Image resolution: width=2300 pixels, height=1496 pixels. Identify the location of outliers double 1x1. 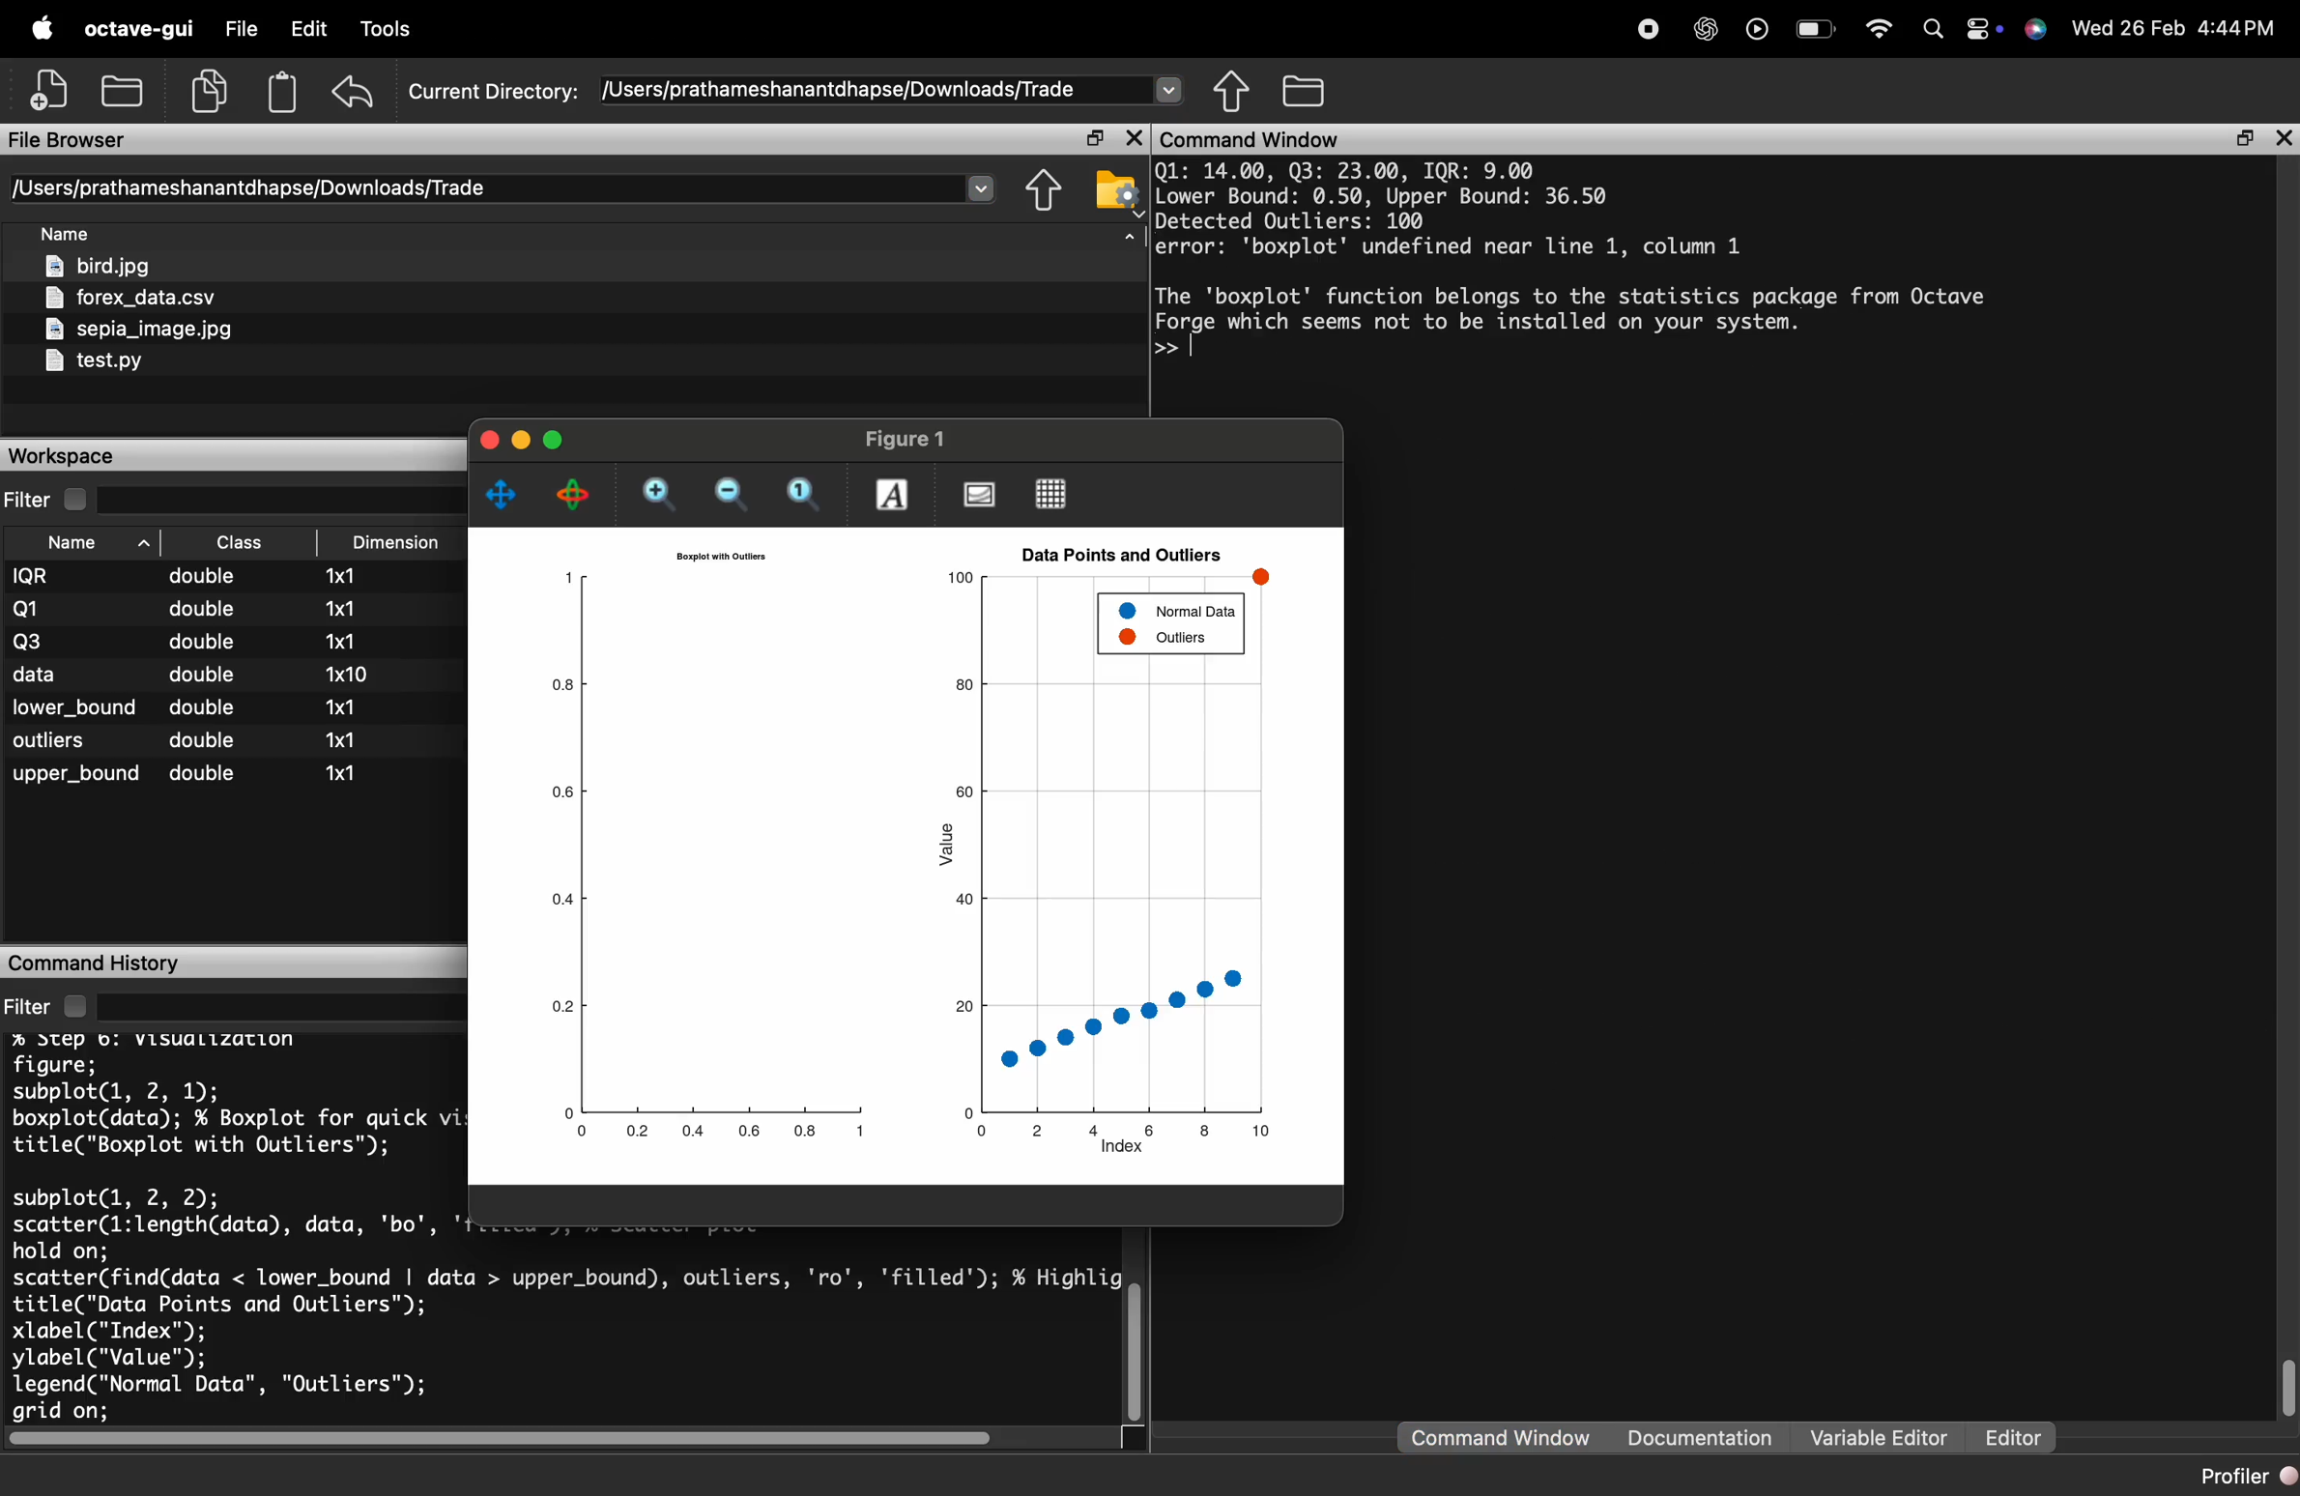
(186, 741).